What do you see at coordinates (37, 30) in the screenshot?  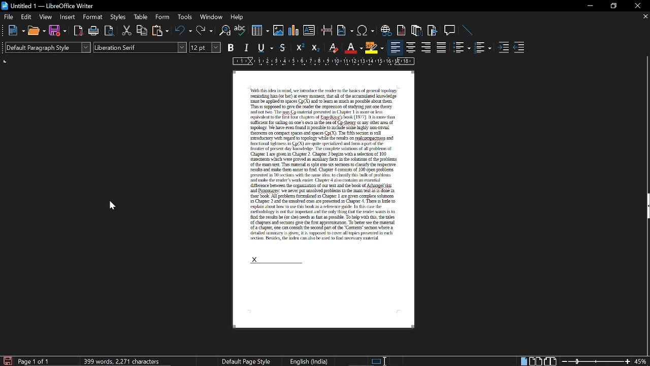 I see `open` at bounding box center [37, 30].